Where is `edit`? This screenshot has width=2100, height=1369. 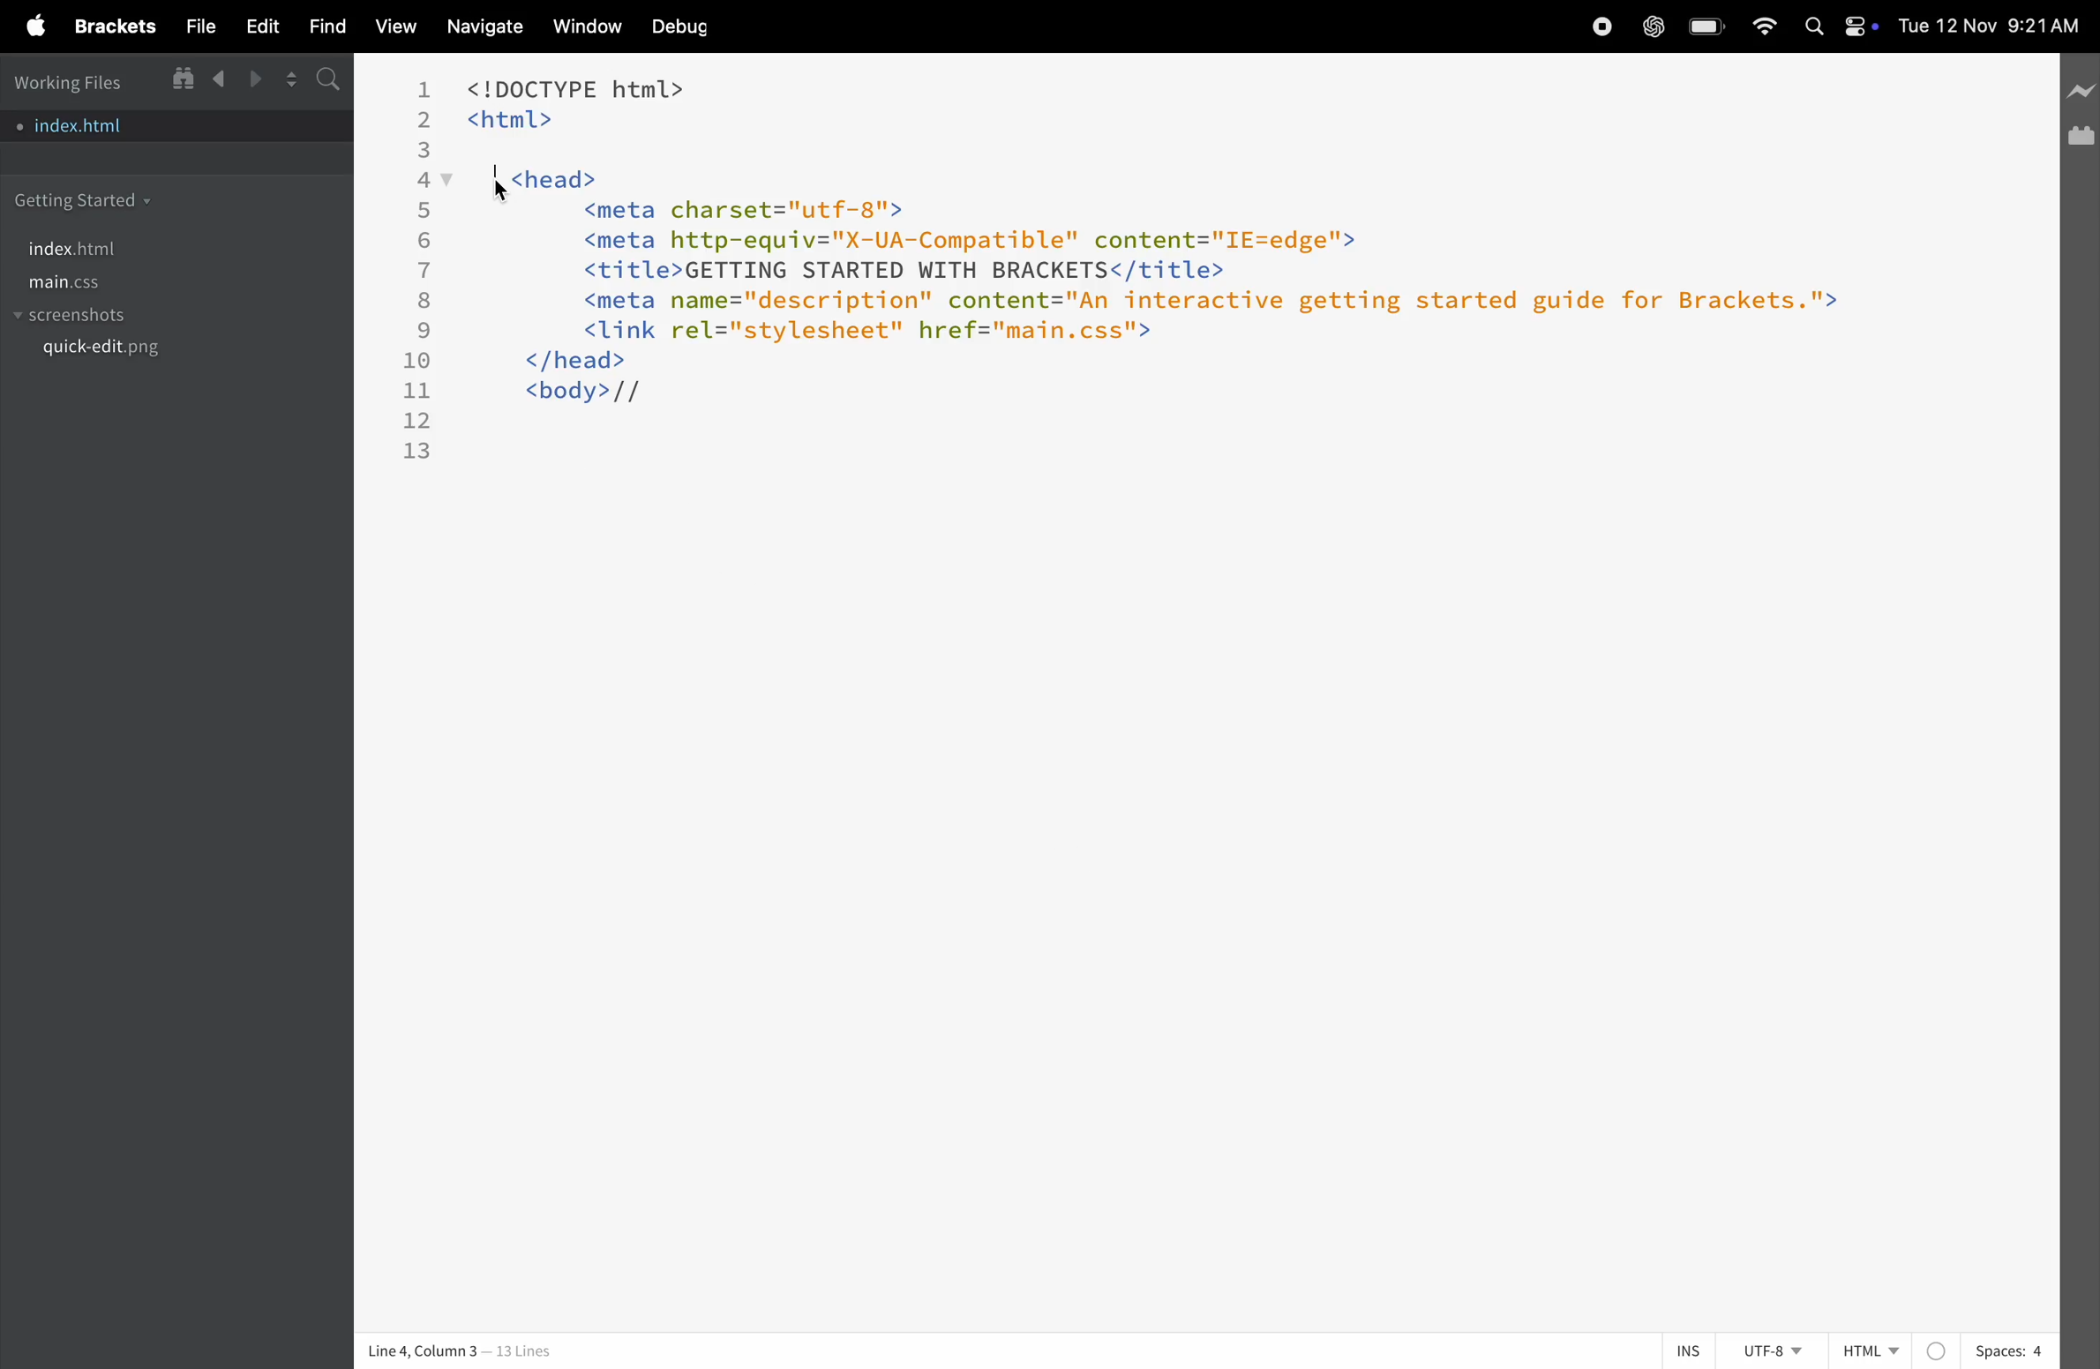 edit is located at coordinates (255, 25).